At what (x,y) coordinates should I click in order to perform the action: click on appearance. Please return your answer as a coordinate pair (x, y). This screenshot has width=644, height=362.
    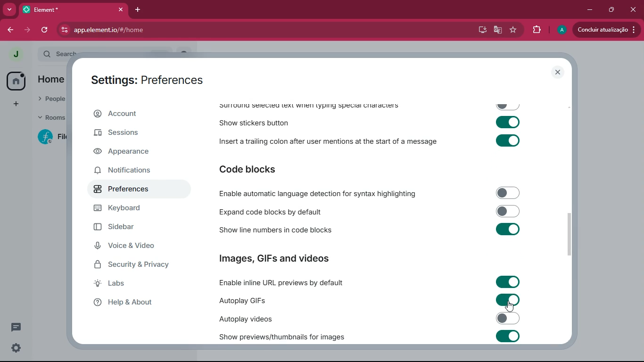
    Looking at the image, I should click on (128, 153).